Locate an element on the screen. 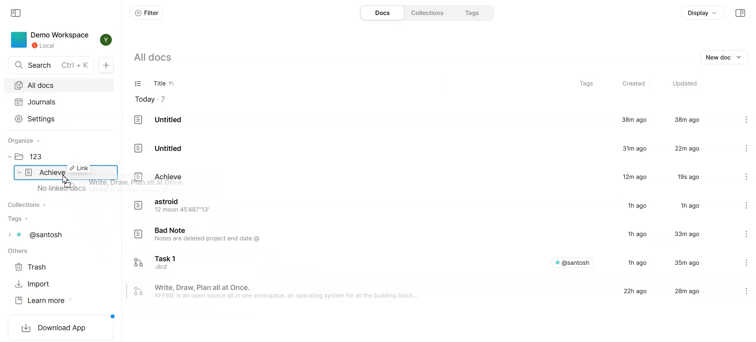 Image resolution: width=756 pixels, height=342 pixels. Collections is located at coordinates (30, 204).